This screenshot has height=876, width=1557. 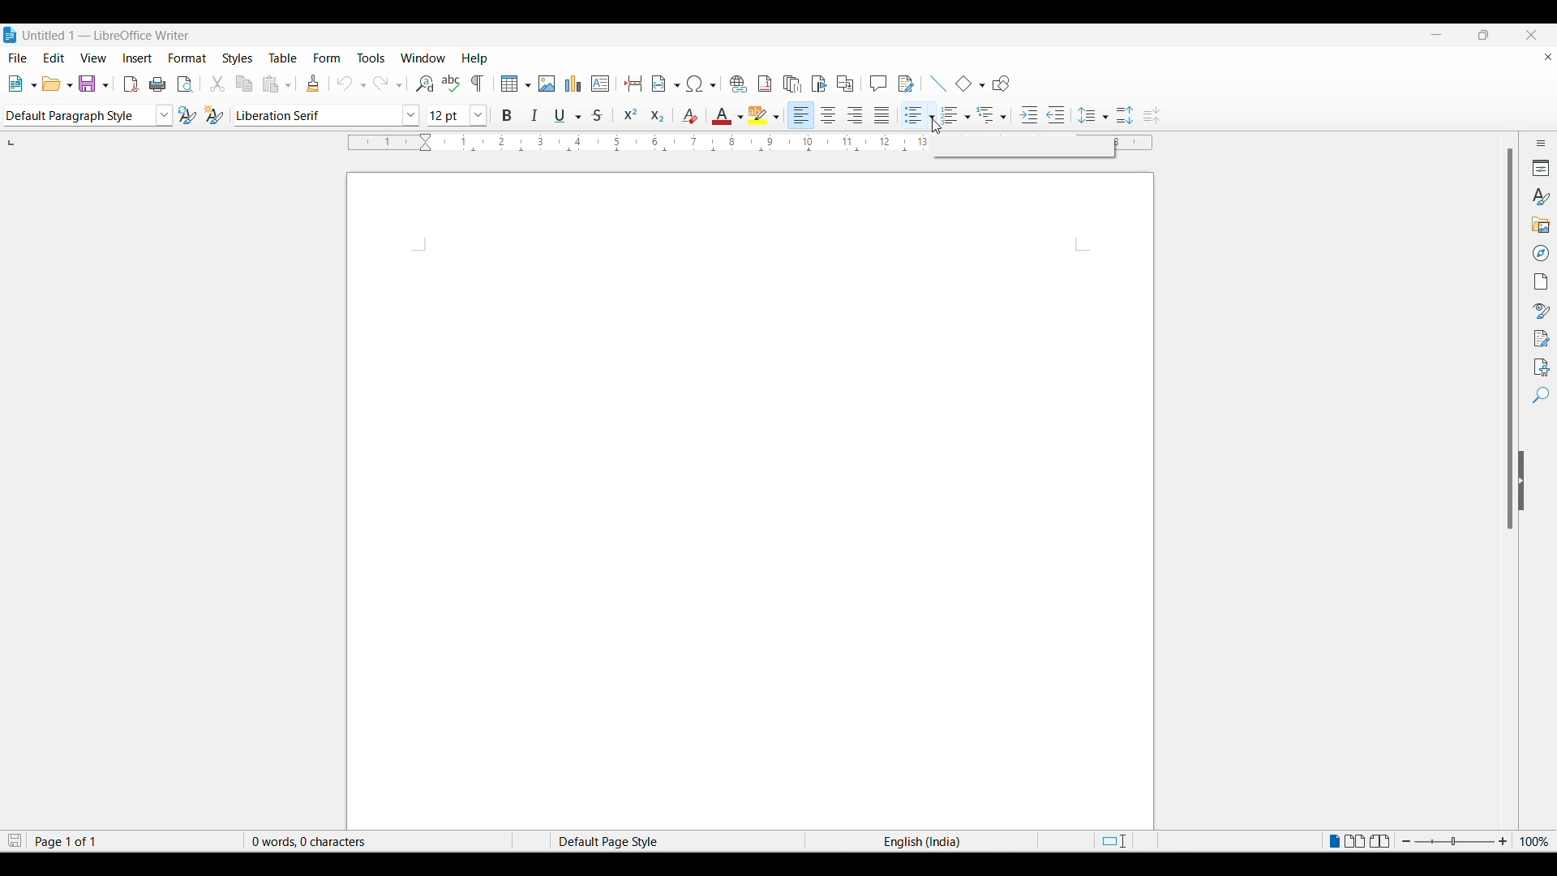 What do you see at coordinates (1443, 35) in the screenshot?
I see `minimise` at bounding box center [1443, 35].